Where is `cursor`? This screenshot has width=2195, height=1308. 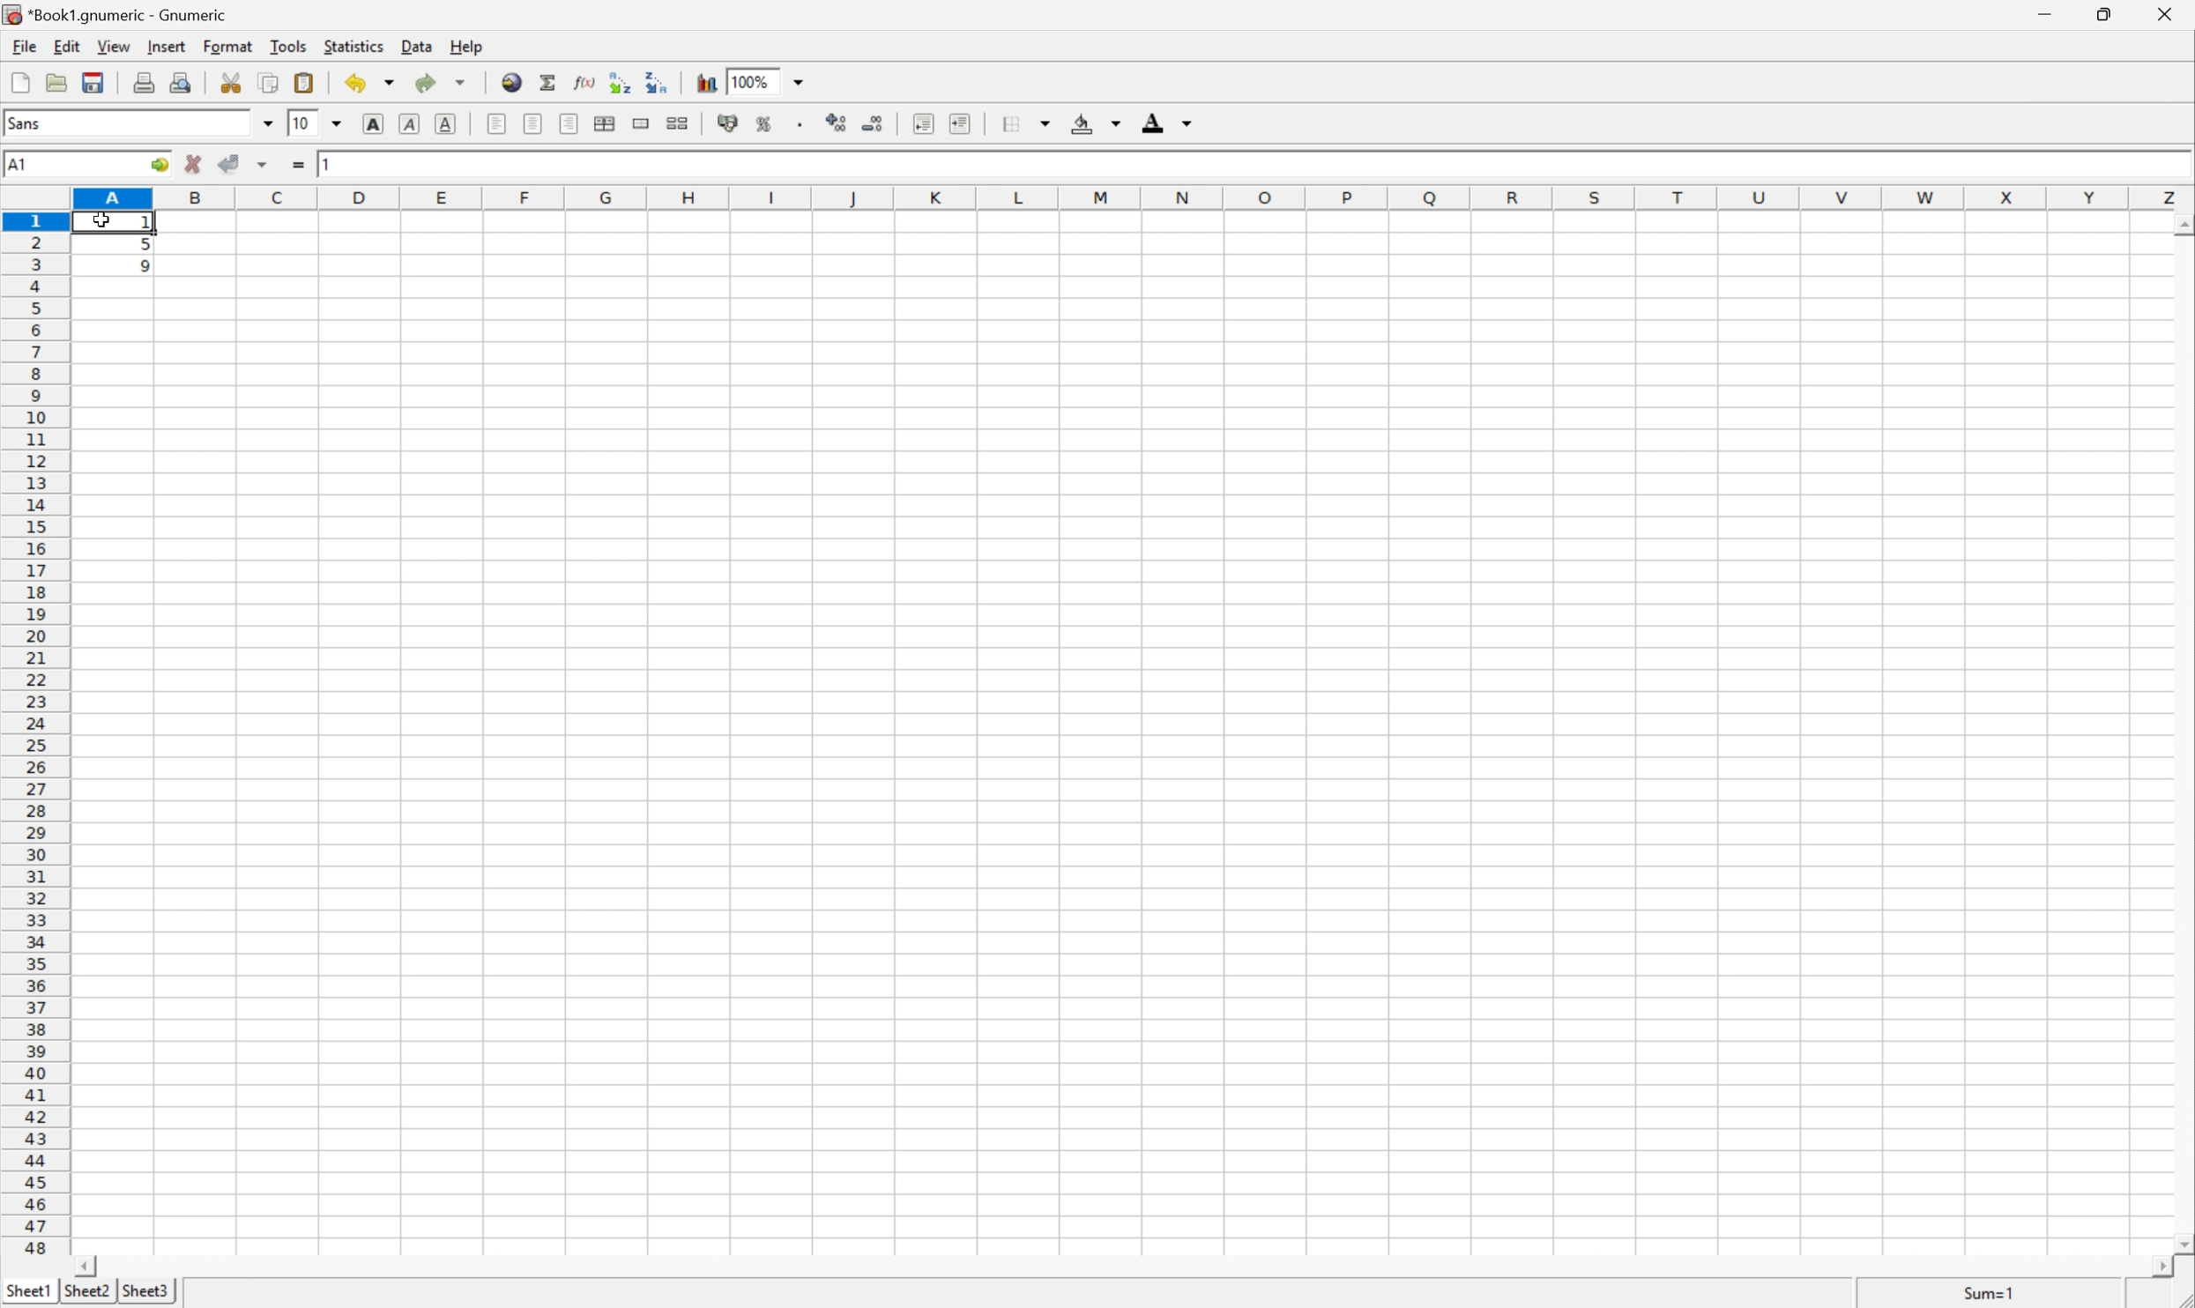 cursor is located at coordinates (101, 220).